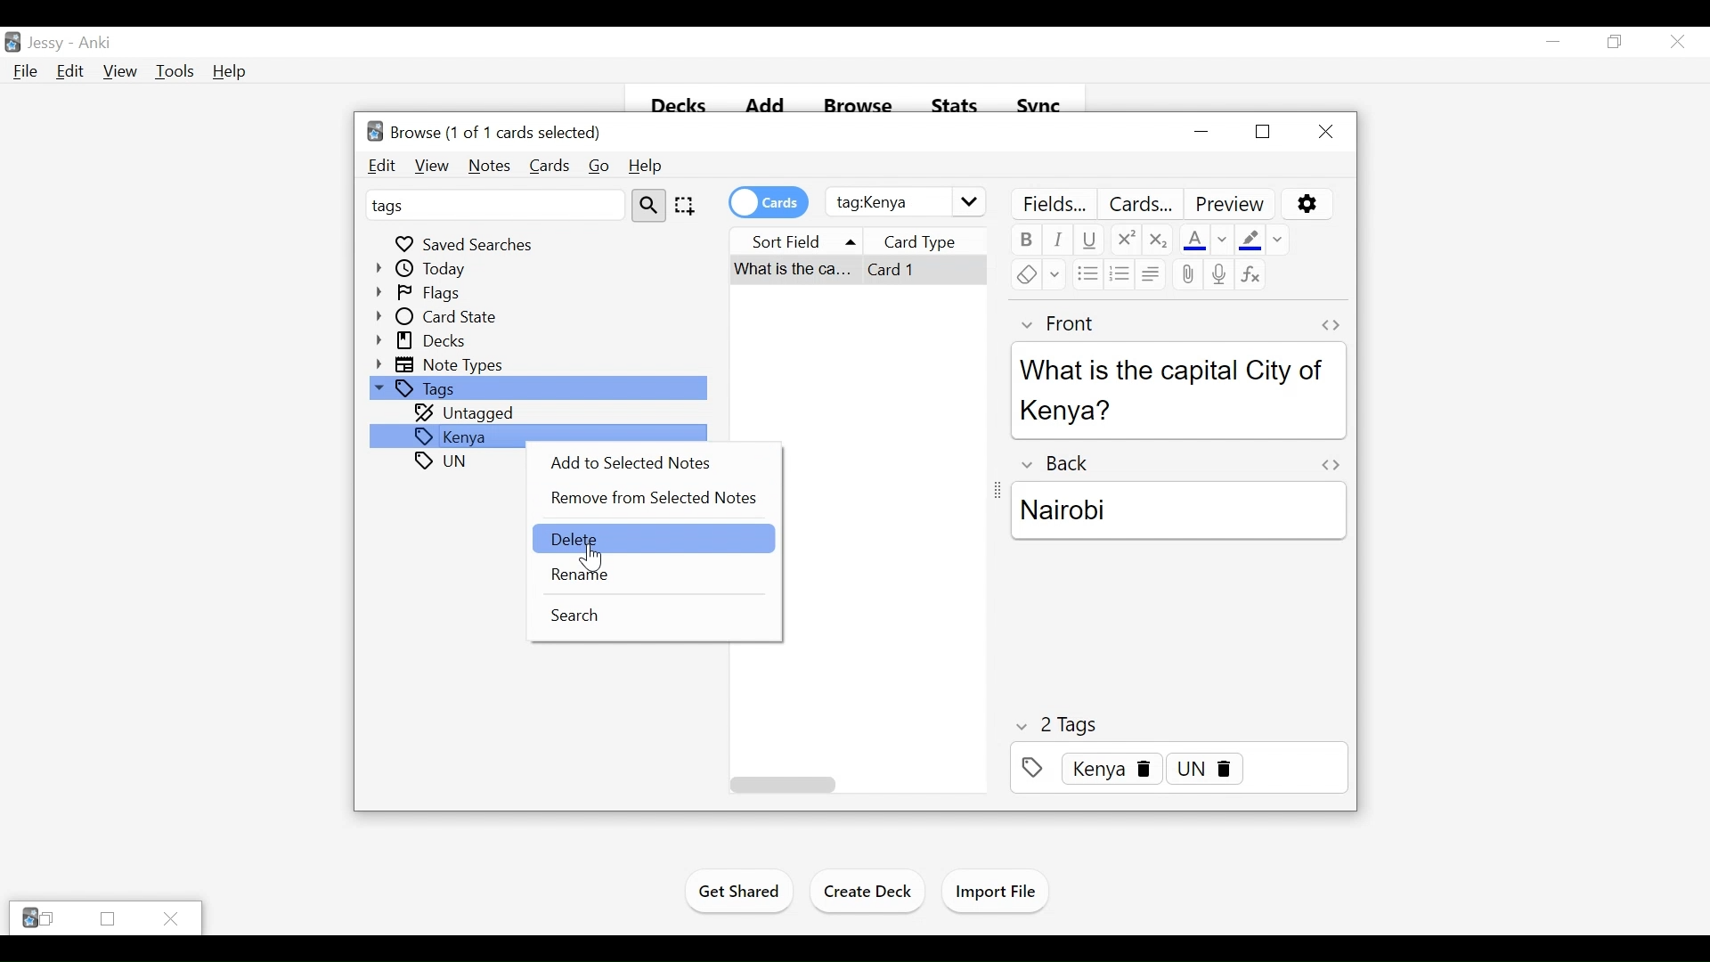 This screenshot has width=1710, height=962. What do you see at coordinates (1675, 42) in the screenshot?
I see `Close` at bounding box center [1675, 42].